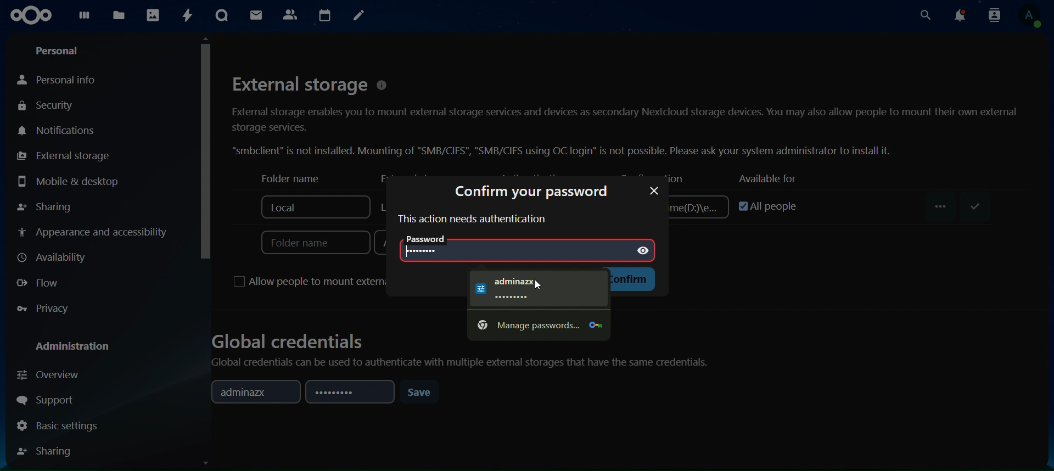 This screenshot has width=1054, height=471. I want to click on folder name, so click(284, 178).